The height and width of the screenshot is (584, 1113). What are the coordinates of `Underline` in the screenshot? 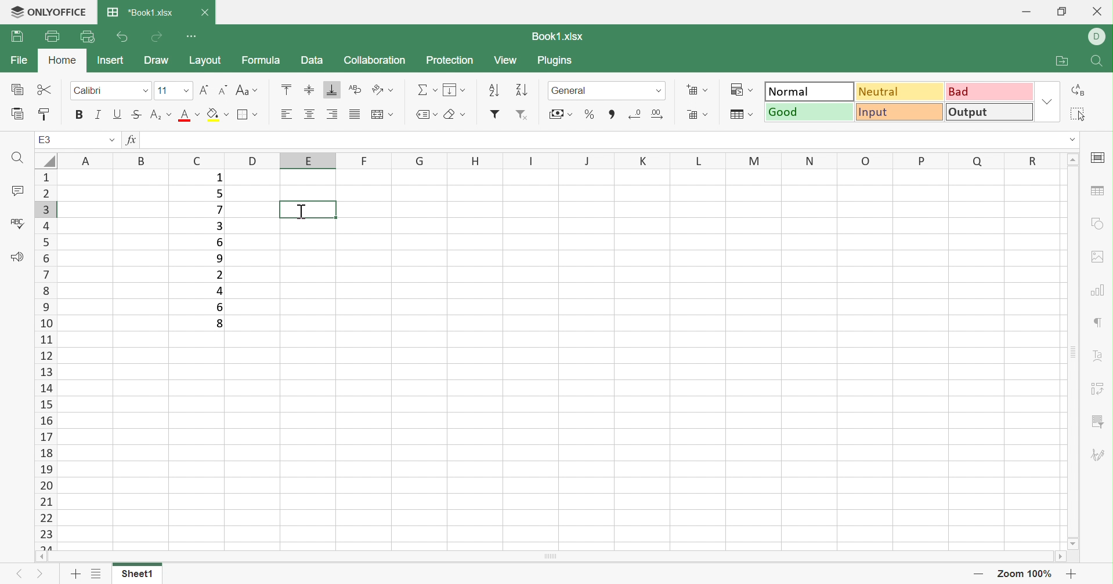 It's located at (118, 114).